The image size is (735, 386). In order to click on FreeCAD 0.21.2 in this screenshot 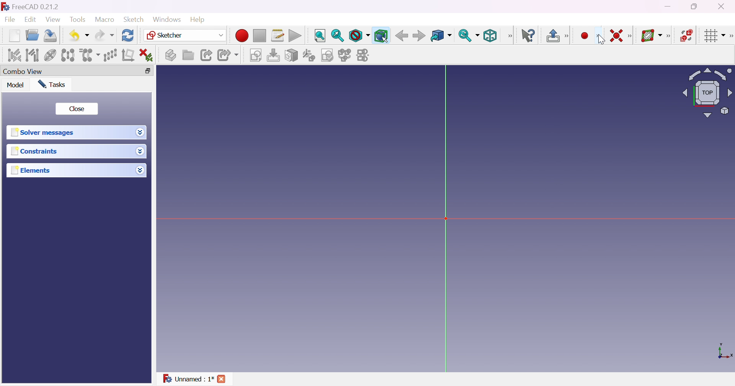, I will do `click(35, 7)`.